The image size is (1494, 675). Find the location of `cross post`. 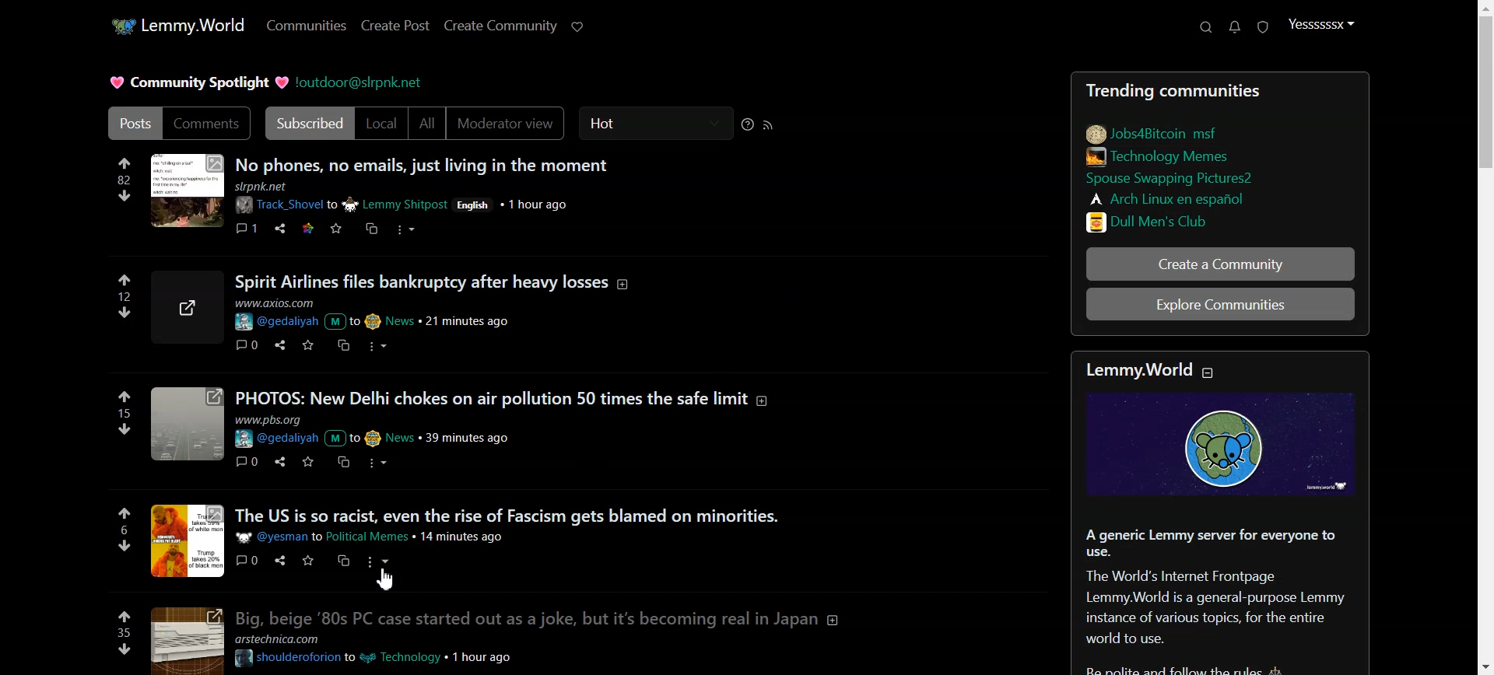

cross post is located at coordinates (342, 463).